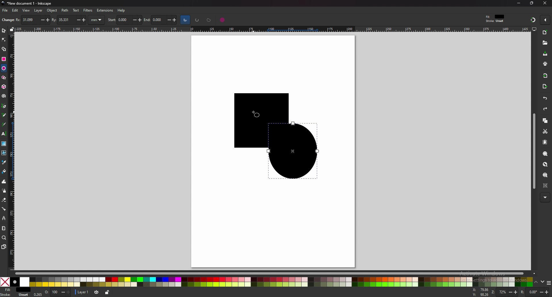 This screenshot has width=552, height=297. What do you see at coordinates (4, 134) in the screenshot?
I see `text` at bounding box center [4, 134].